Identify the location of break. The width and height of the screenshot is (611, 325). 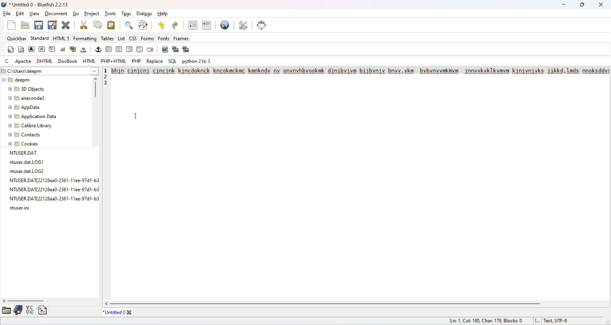
(62, 49).